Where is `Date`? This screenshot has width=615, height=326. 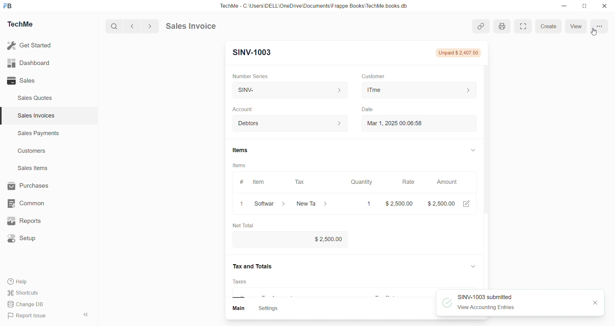
Date is located at coordinates (376, 109).